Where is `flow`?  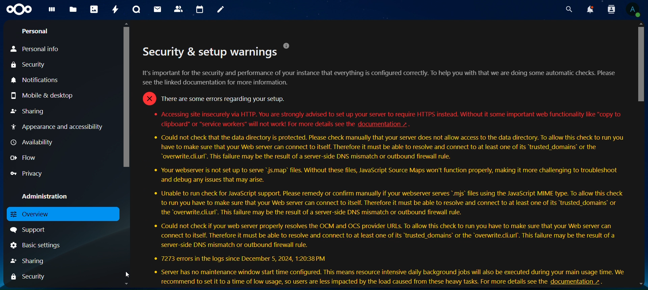 flow is located at coordinates (33, 157).